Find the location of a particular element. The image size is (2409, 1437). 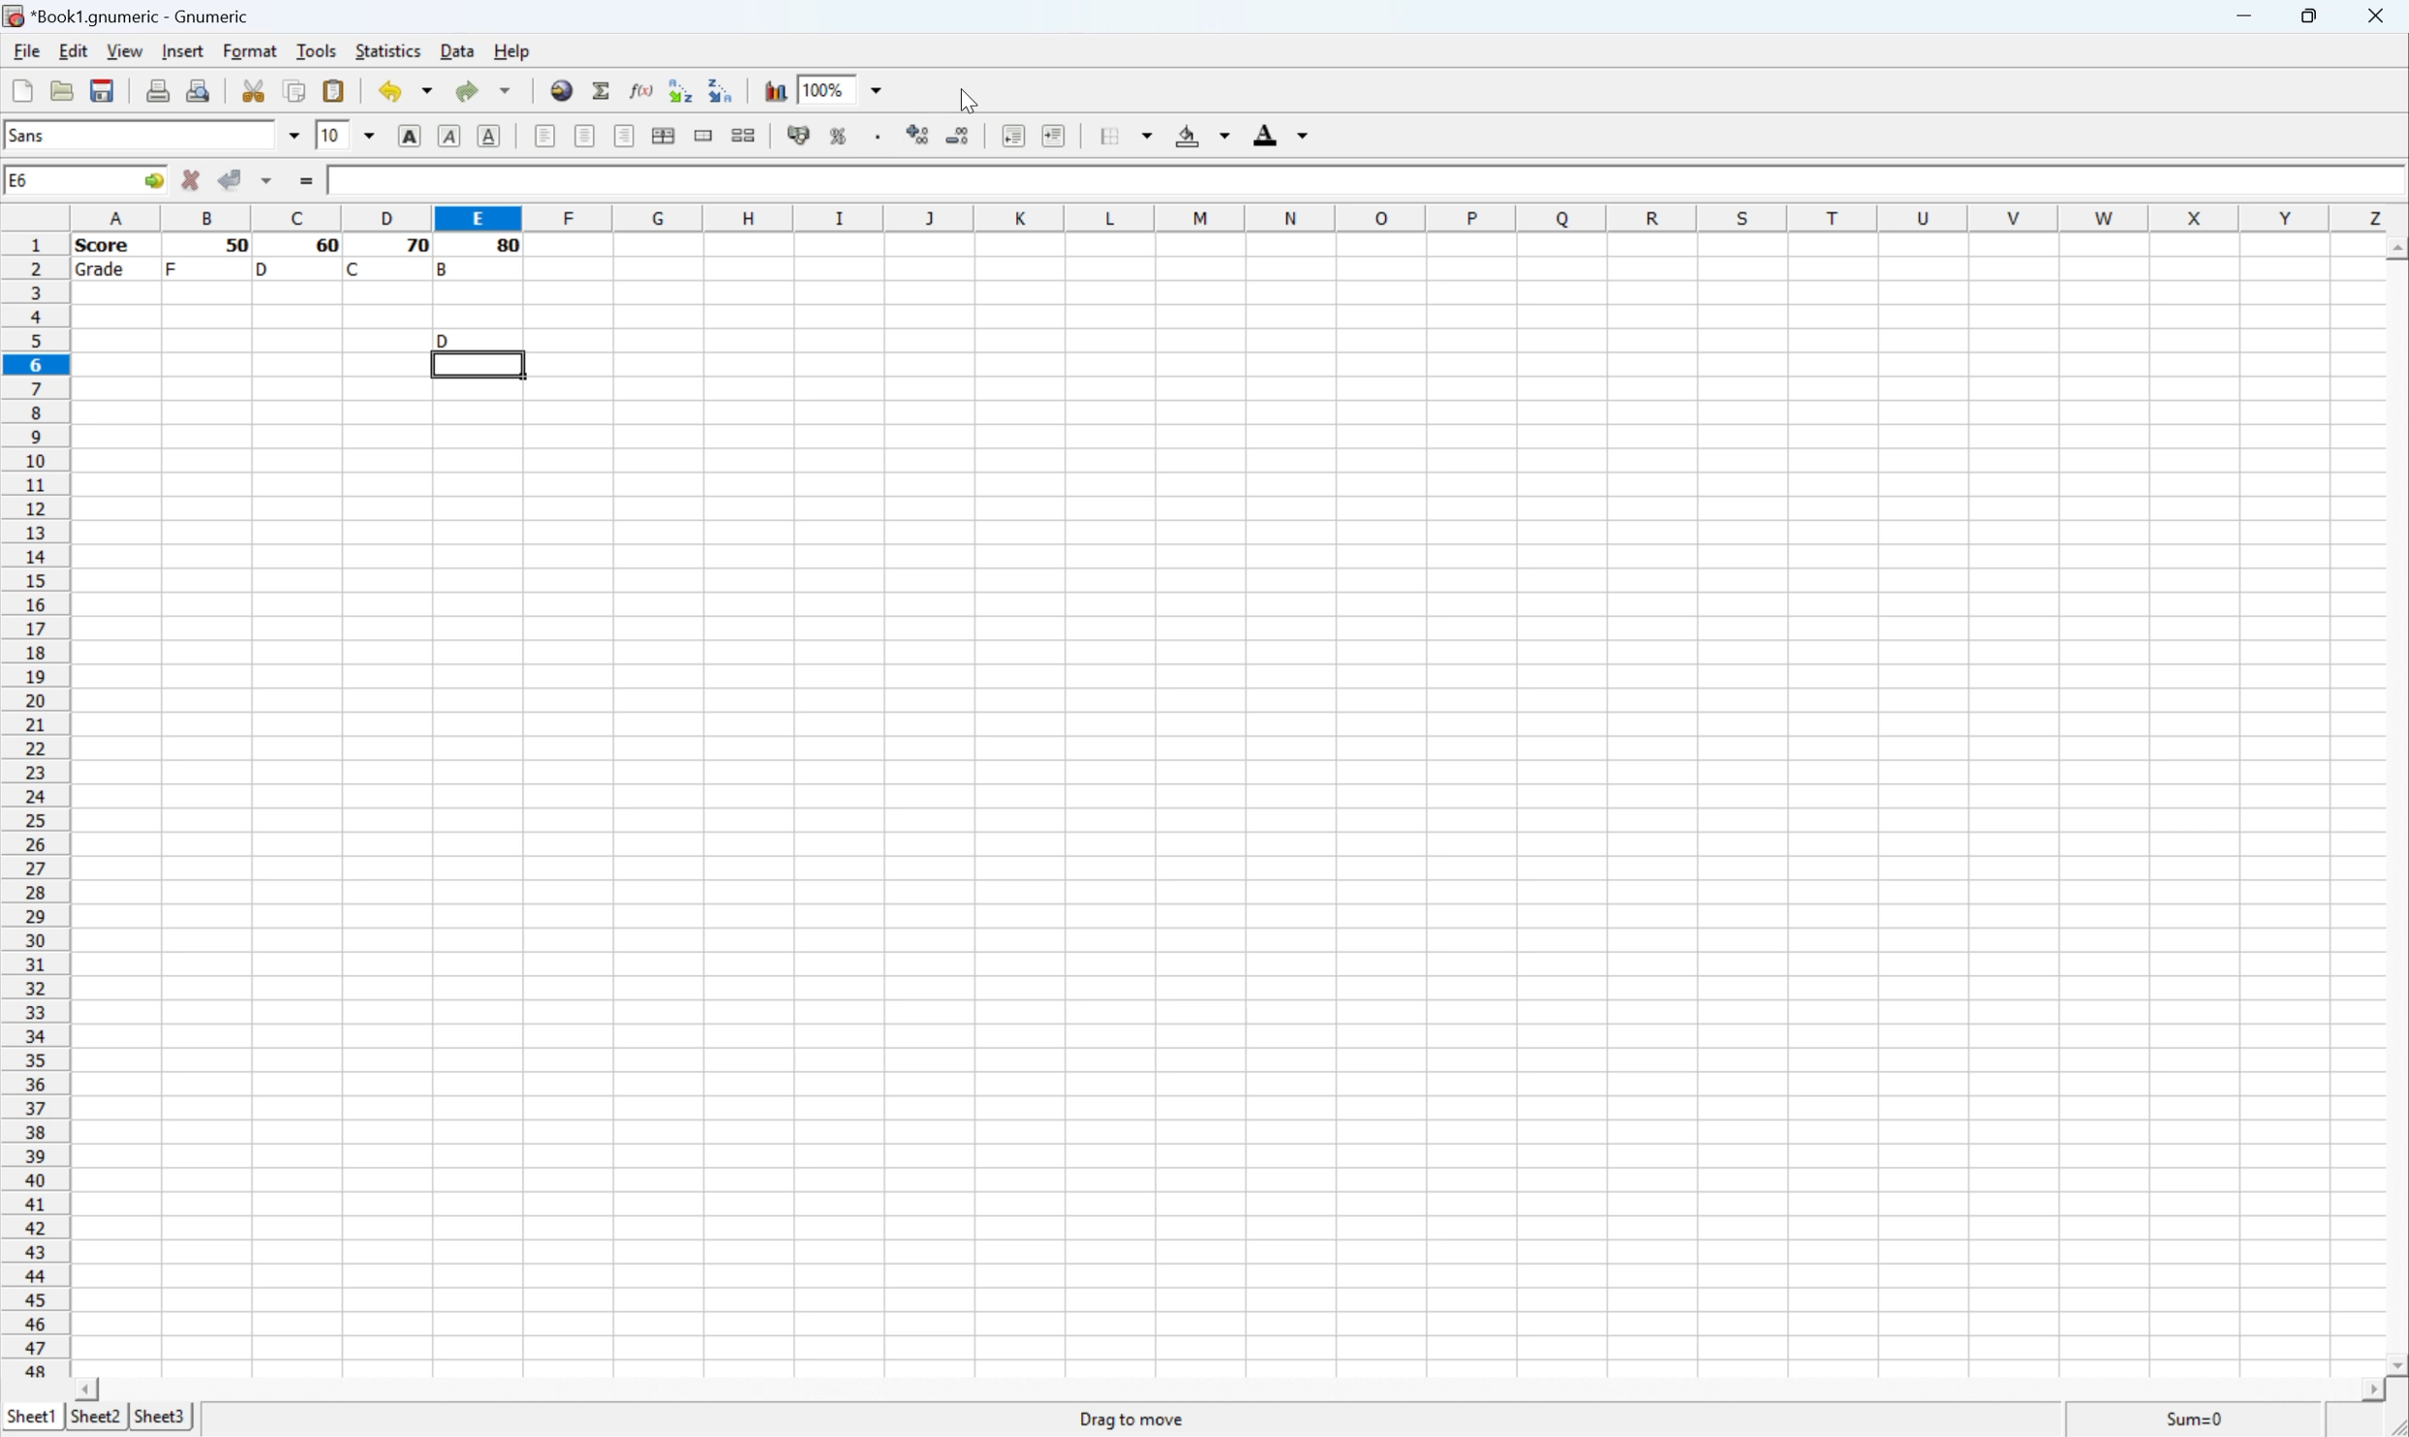

Sheet 1 is located at coordinates (30, 1416).